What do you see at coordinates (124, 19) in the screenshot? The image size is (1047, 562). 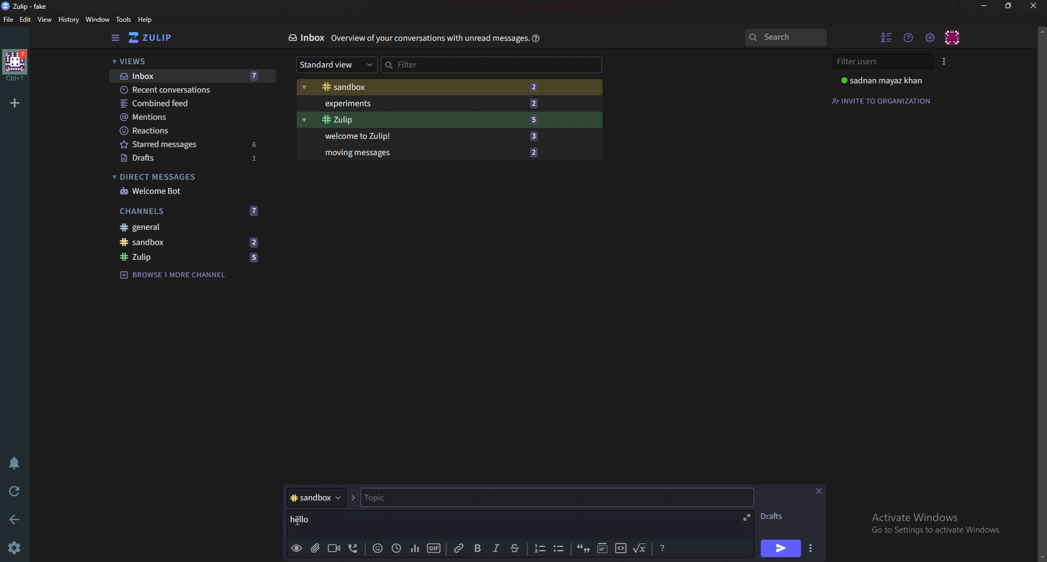 I see `Tools` at bounding box center [124, 19].